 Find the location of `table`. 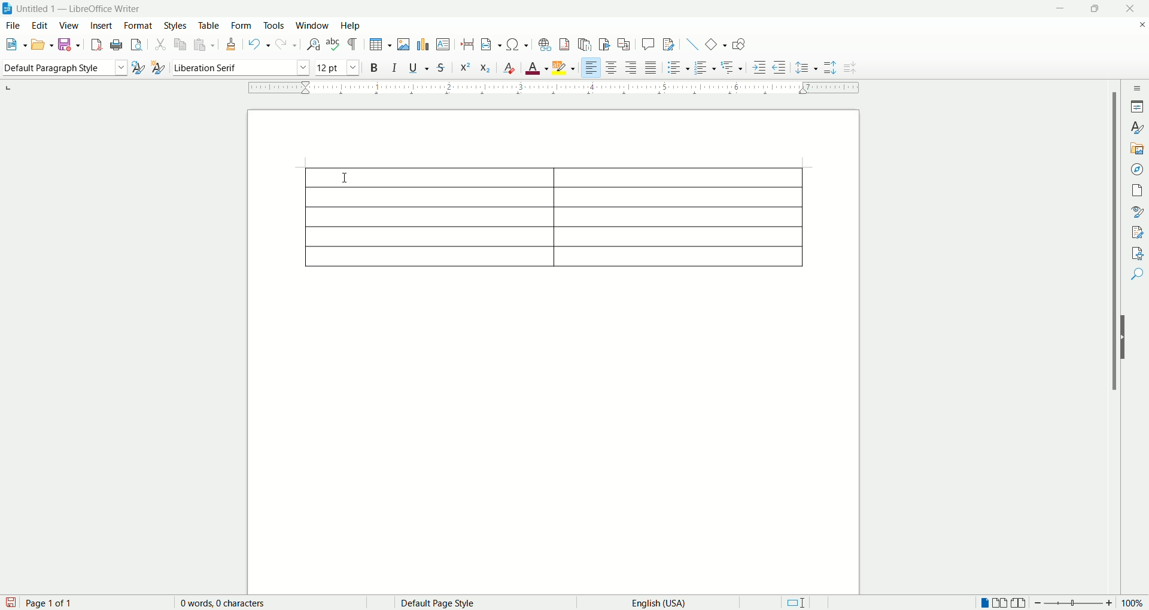

table is located at coordinates (209, 26).